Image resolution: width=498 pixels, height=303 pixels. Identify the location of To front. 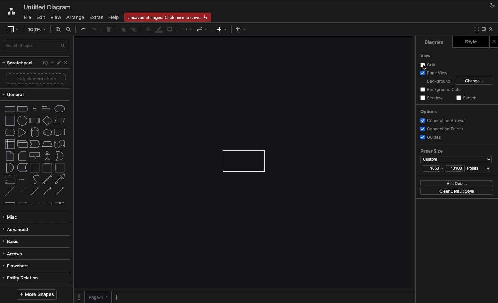
(122, 30).